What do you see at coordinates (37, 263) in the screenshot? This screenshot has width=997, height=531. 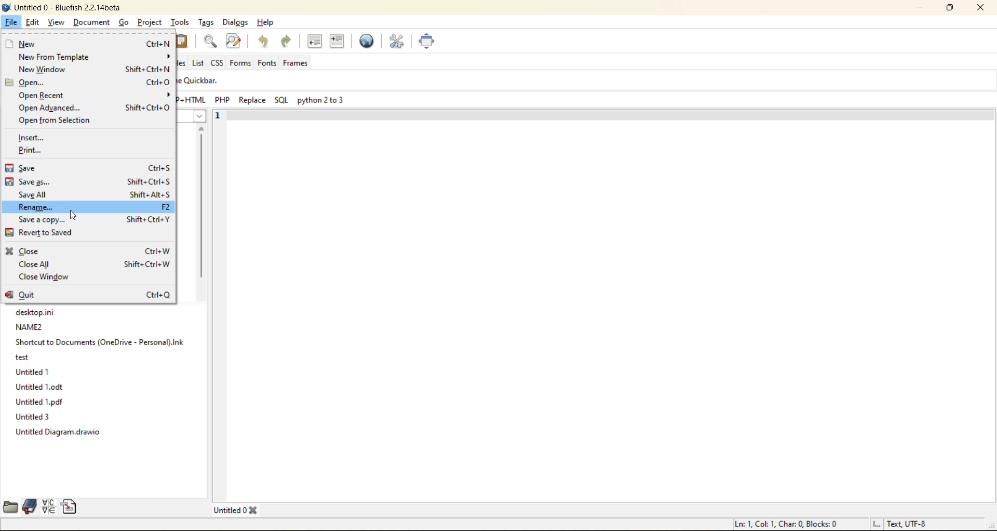 I see `close all` at bounding box center [37, 263].